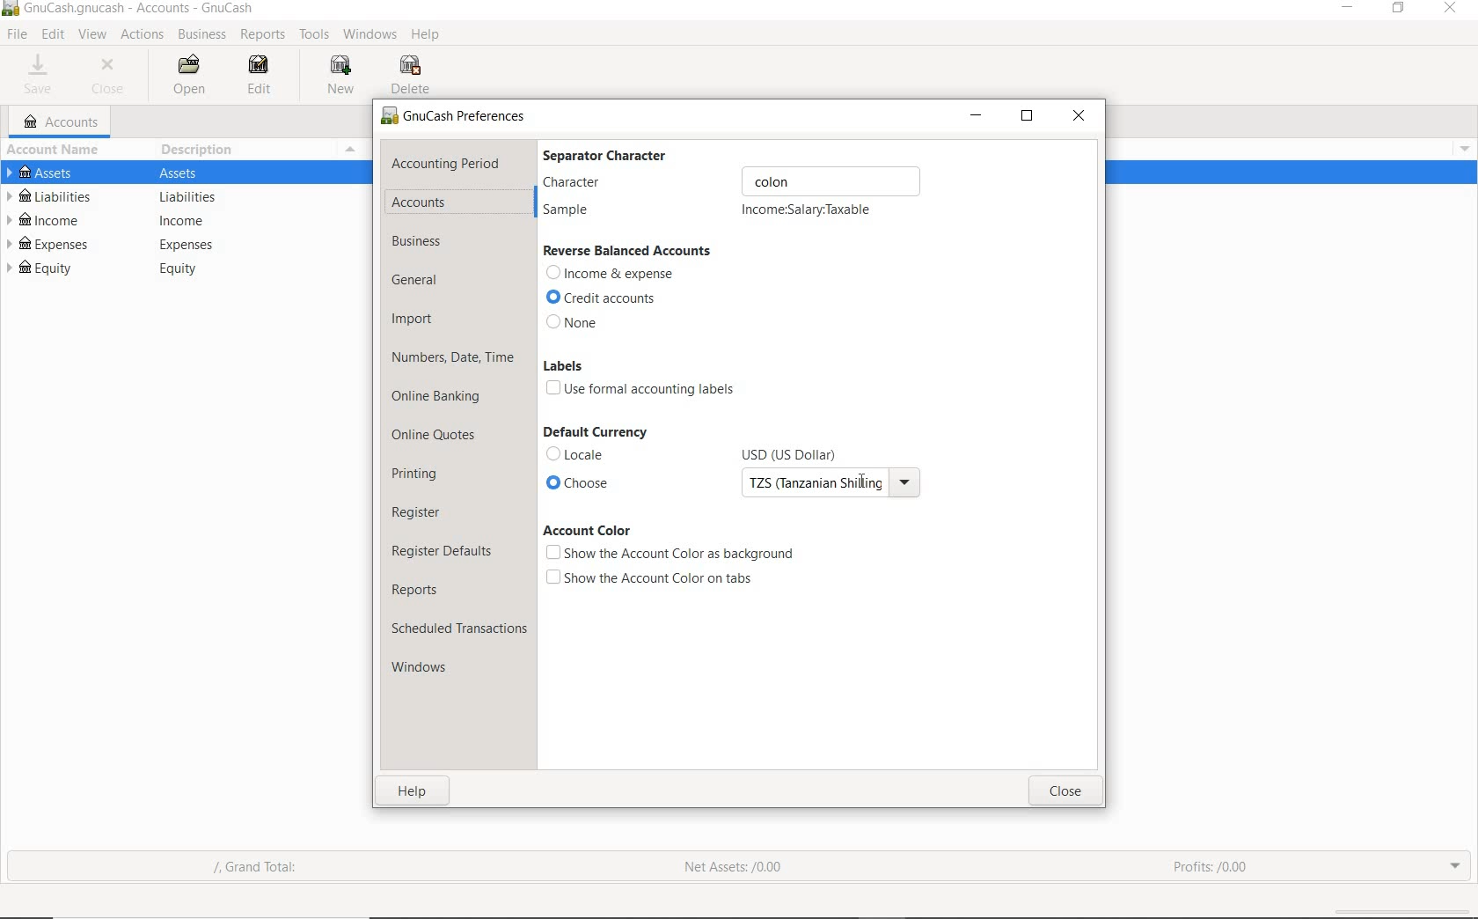  Describe the element at coordinates (628, 251) in the screenshot. I see `reverse balanced accounts` at that location.